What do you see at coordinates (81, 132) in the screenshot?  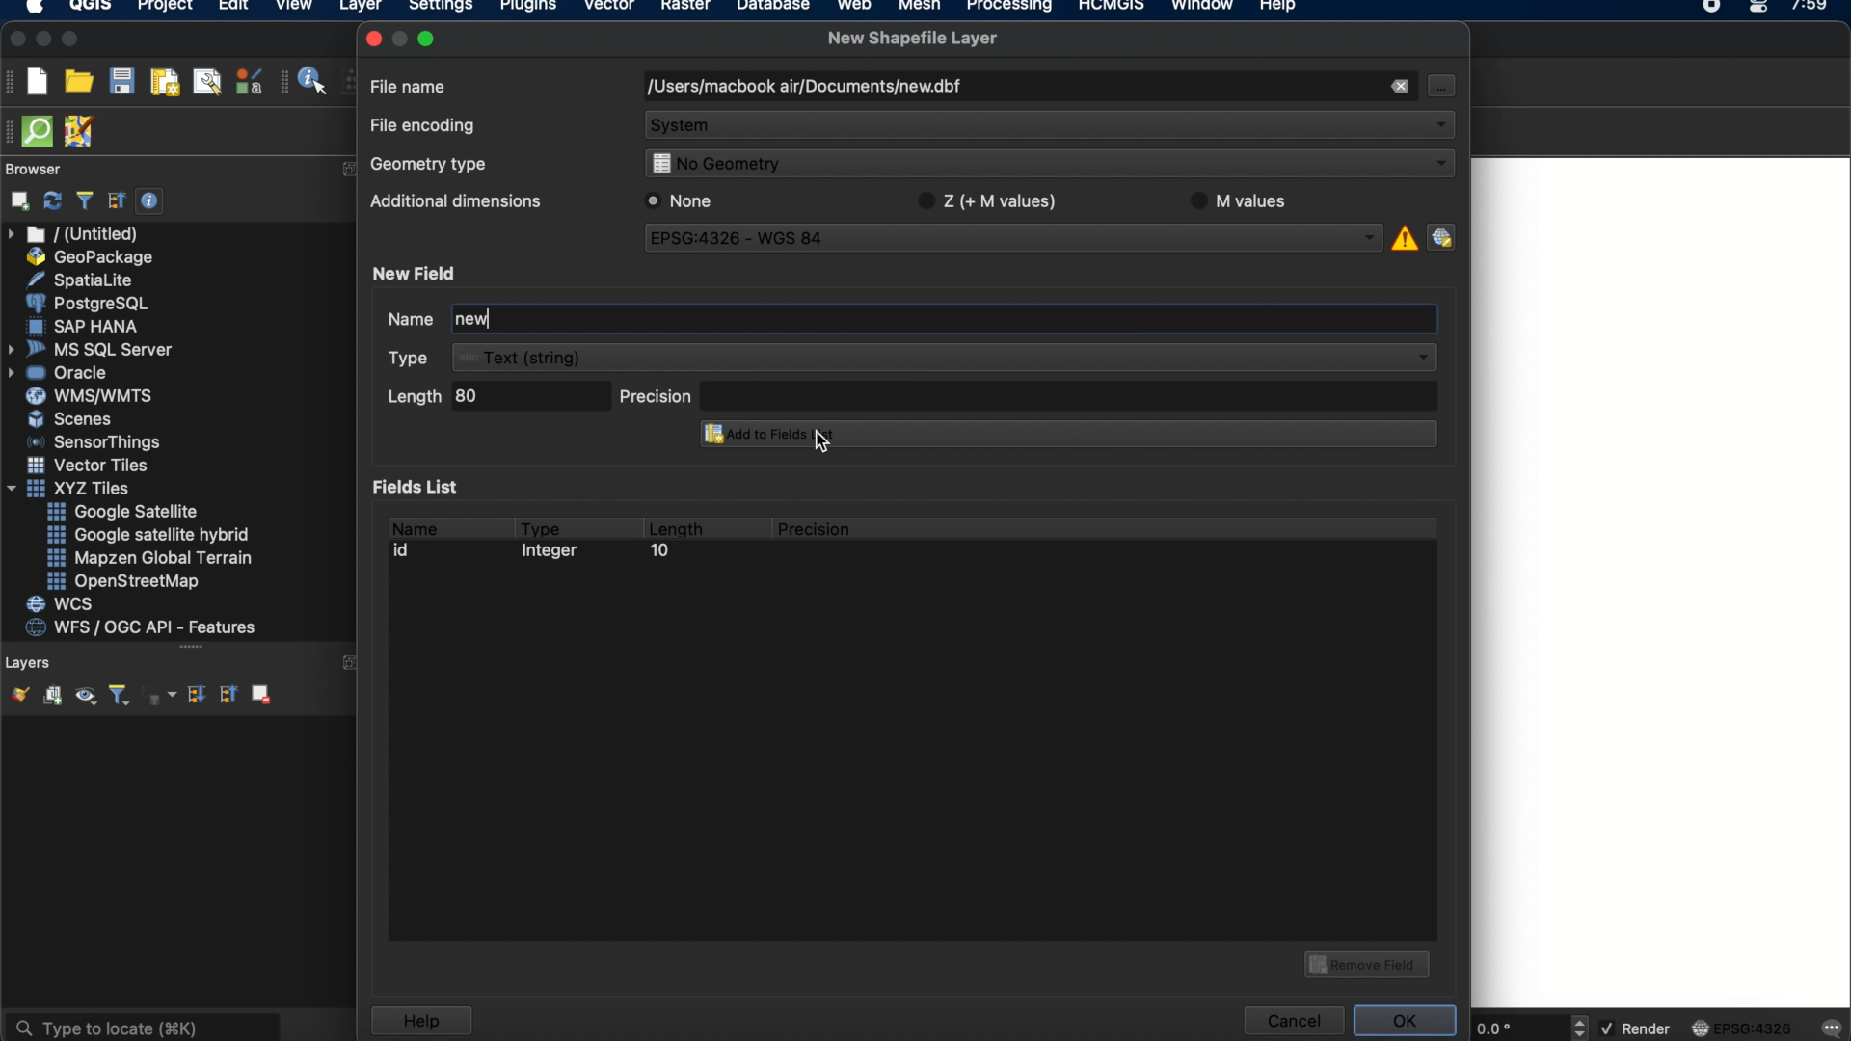 I see `JOSM remote` at bounding box center [81, 132].